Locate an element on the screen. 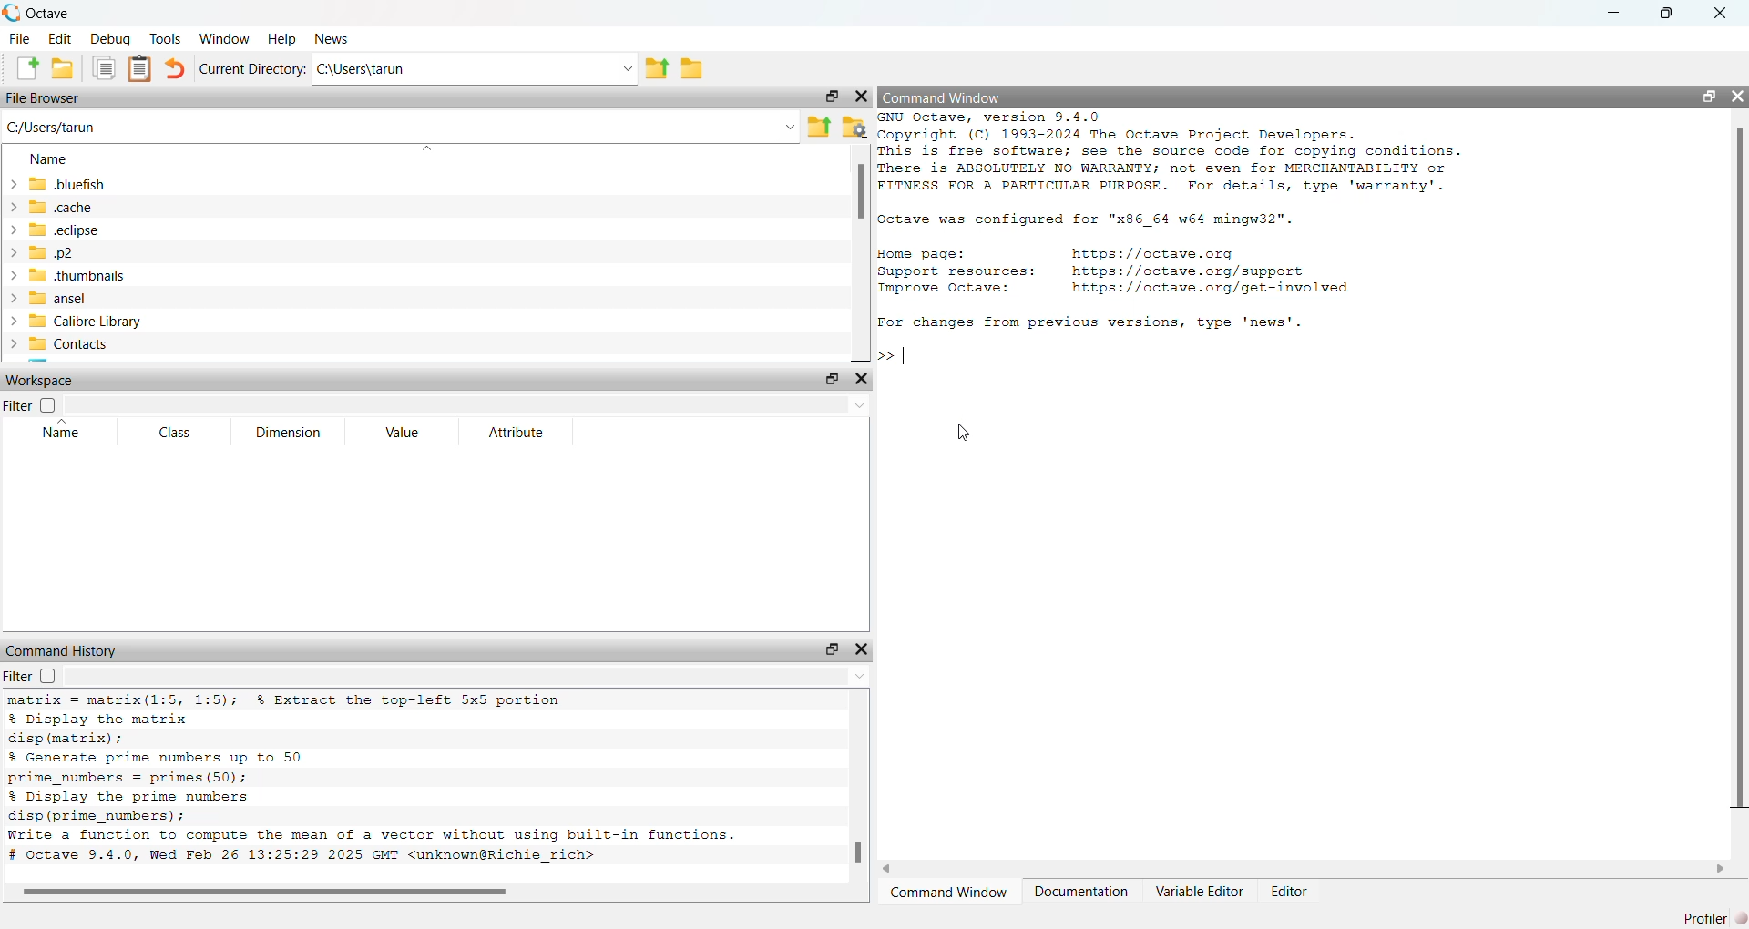  >> is located at coordinates (885, 356).